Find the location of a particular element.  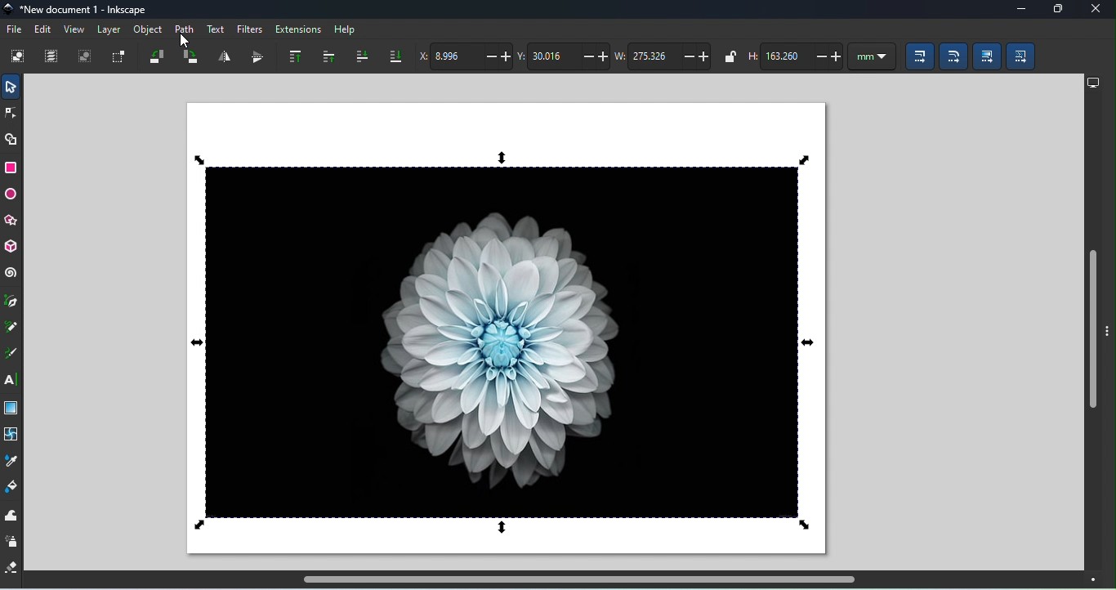

Units is located at coordinates (871, 57).